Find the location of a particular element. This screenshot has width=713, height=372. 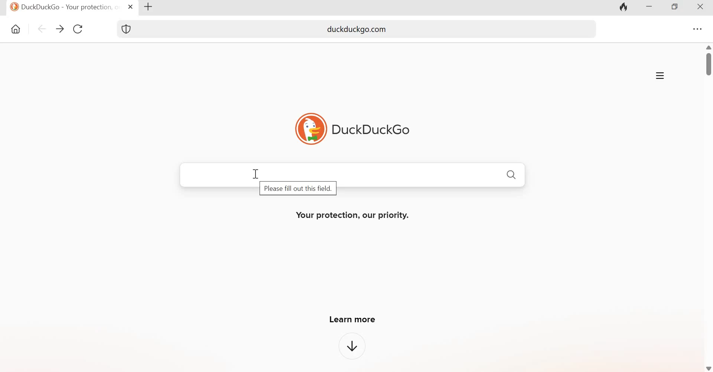

Please fill out this field. is located at coordinates (298, 189).